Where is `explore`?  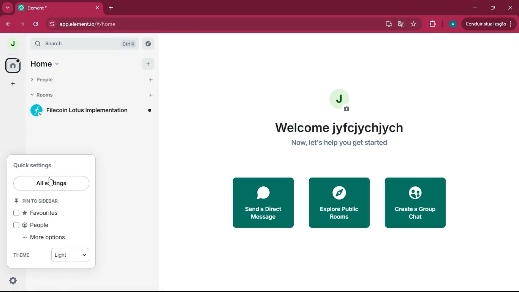
explore is located at coordinates (338, 202).